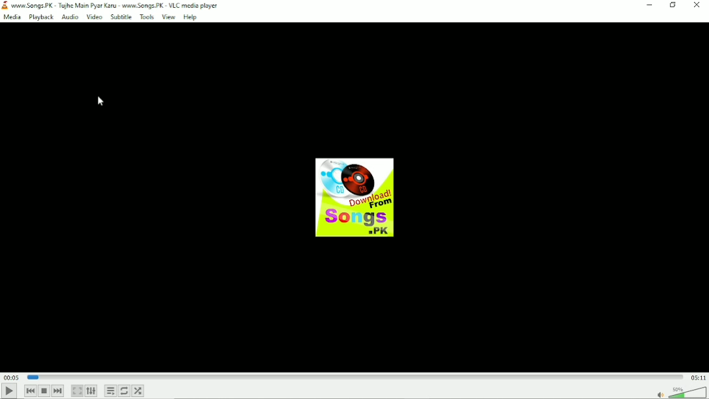  Describe the element at coordinates (93, 17) in the screenshot. I see `Video` at that location.